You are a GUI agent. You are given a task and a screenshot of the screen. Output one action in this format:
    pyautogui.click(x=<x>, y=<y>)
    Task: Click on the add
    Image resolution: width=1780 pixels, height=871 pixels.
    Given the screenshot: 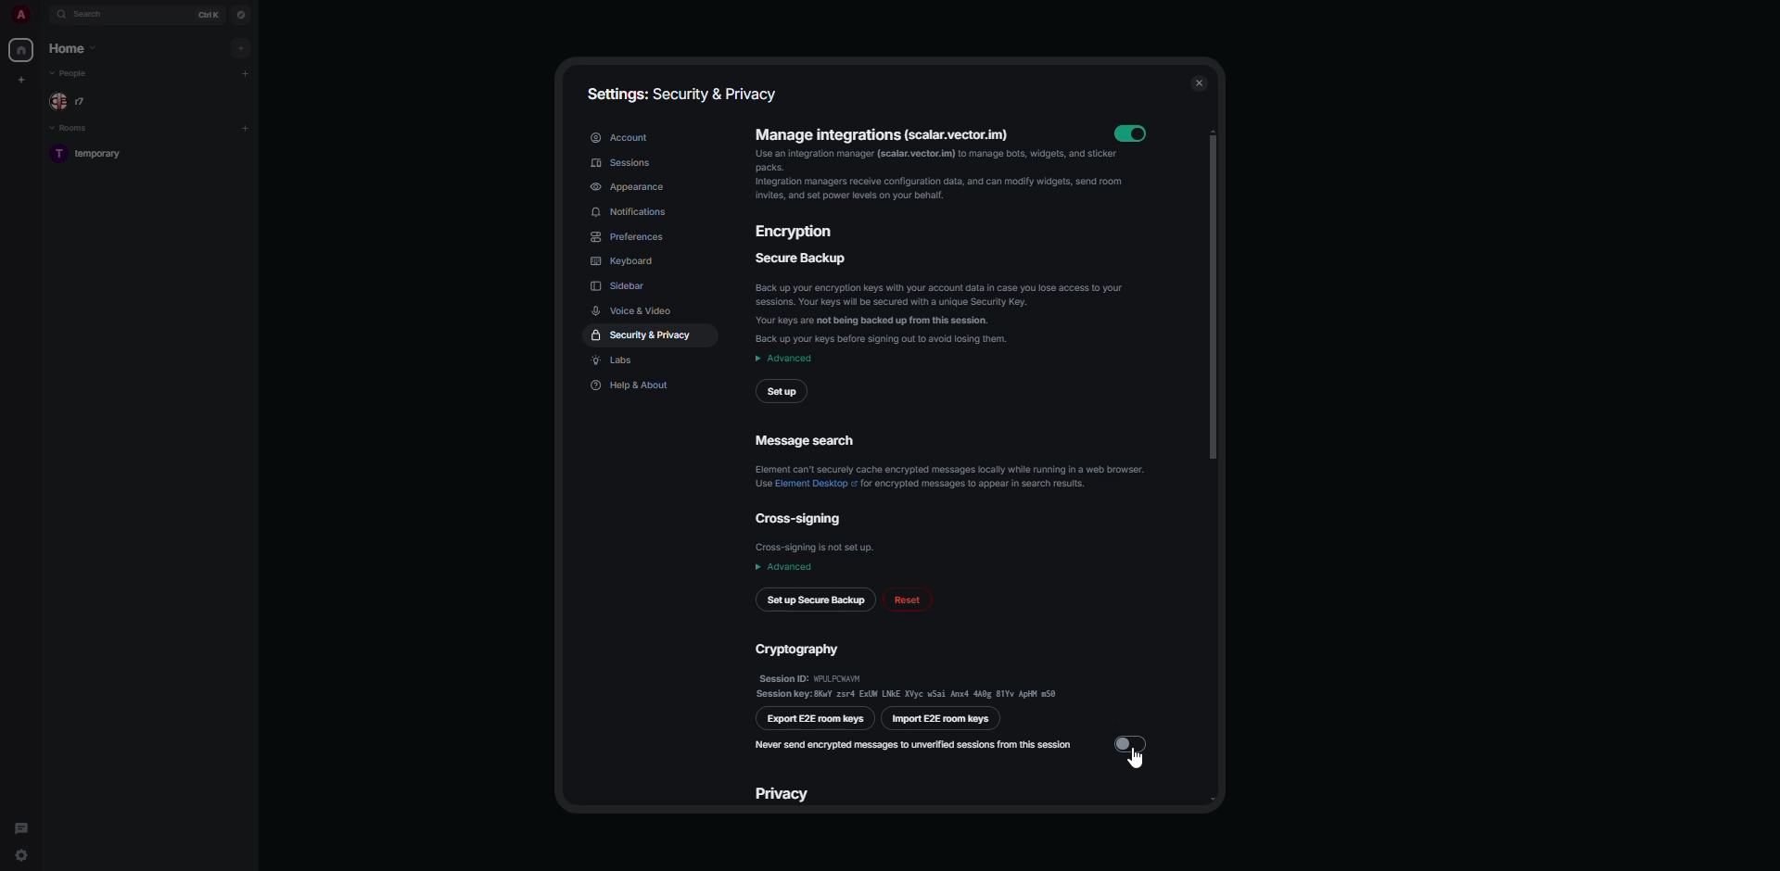 What is the action you would take?
    pyautogui.click(x=240, y=48)
    